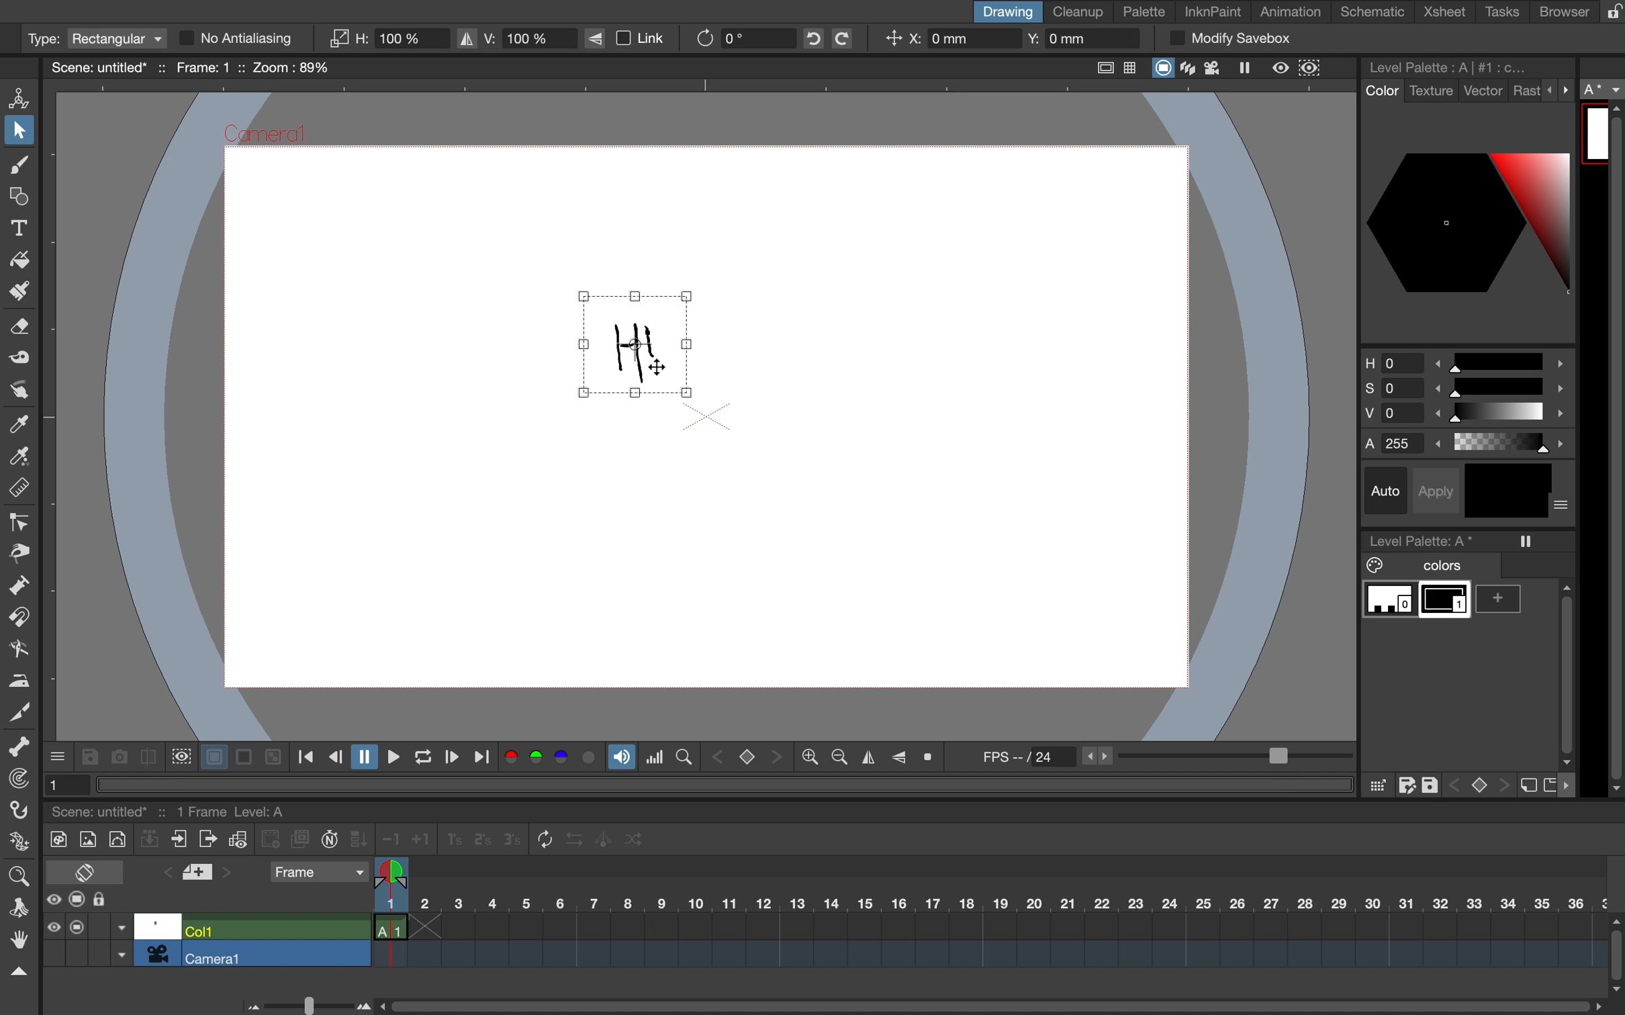 Image resolution: width=1625 pixels, height=1015 pixels. Describe the element at coordinates (1452, 66) in the screenshot. I see `level palette` at that location.